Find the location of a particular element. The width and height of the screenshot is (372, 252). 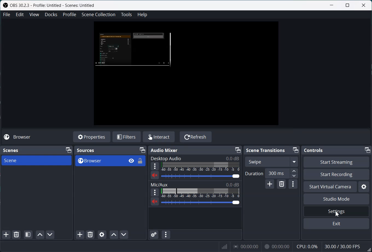

Add Sources is located at coordinates (80, 235).